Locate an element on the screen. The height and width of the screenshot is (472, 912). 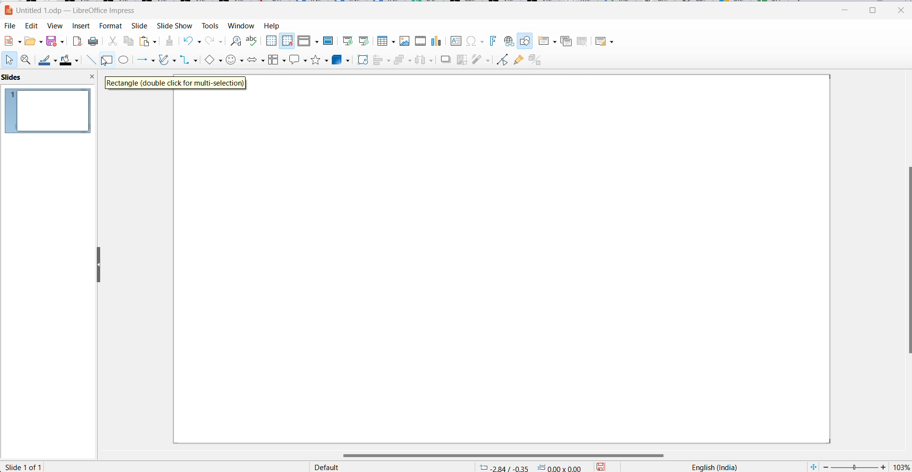
Delete slide is located at coordinates (583, 41).